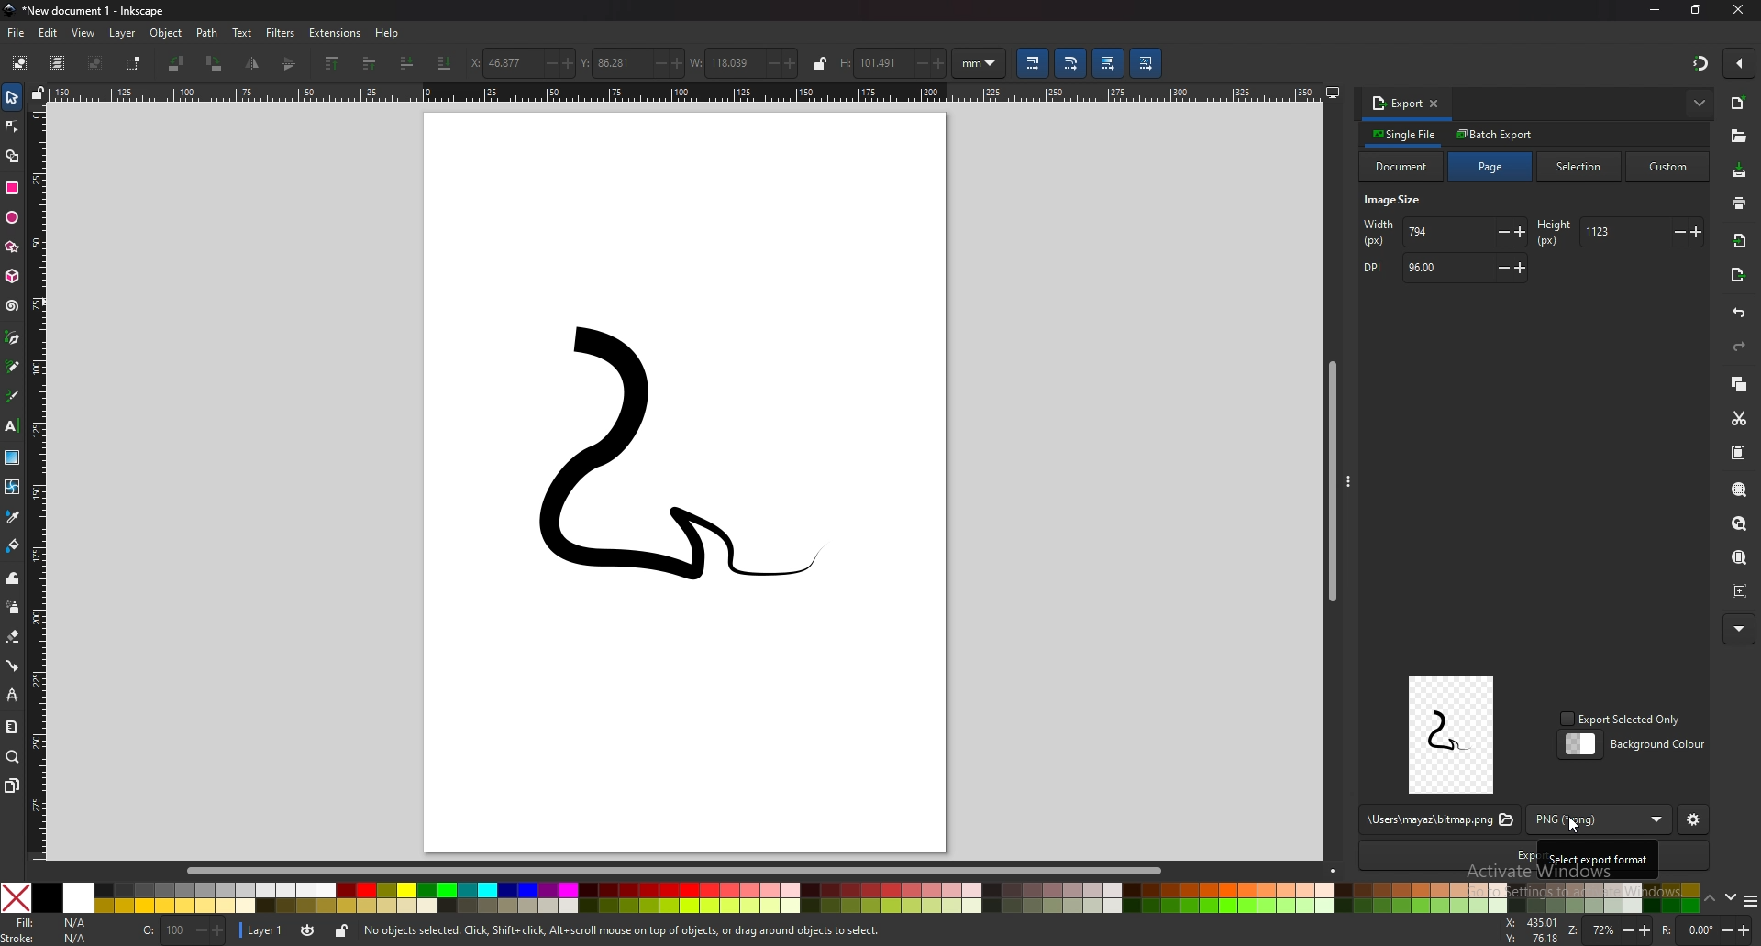  What do you see at coordinates (1740, 171) in the screenshot?
I see `save` at bounding box center [1740, 171].